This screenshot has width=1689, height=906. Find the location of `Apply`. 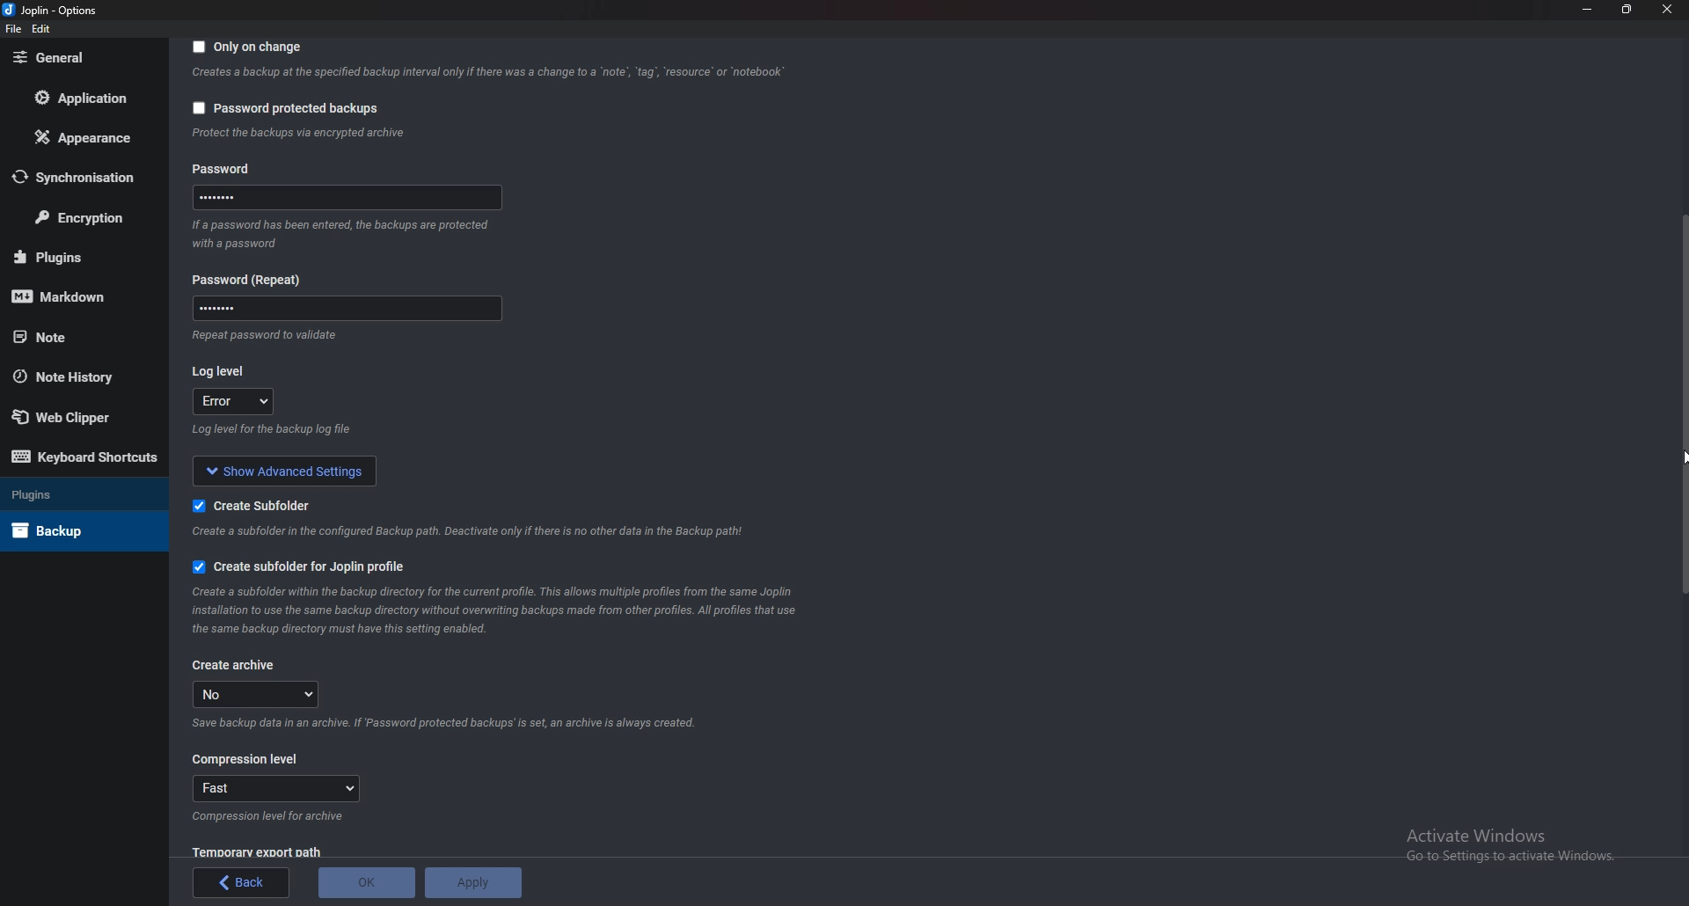

Apply is located at coordinates (472, 882).